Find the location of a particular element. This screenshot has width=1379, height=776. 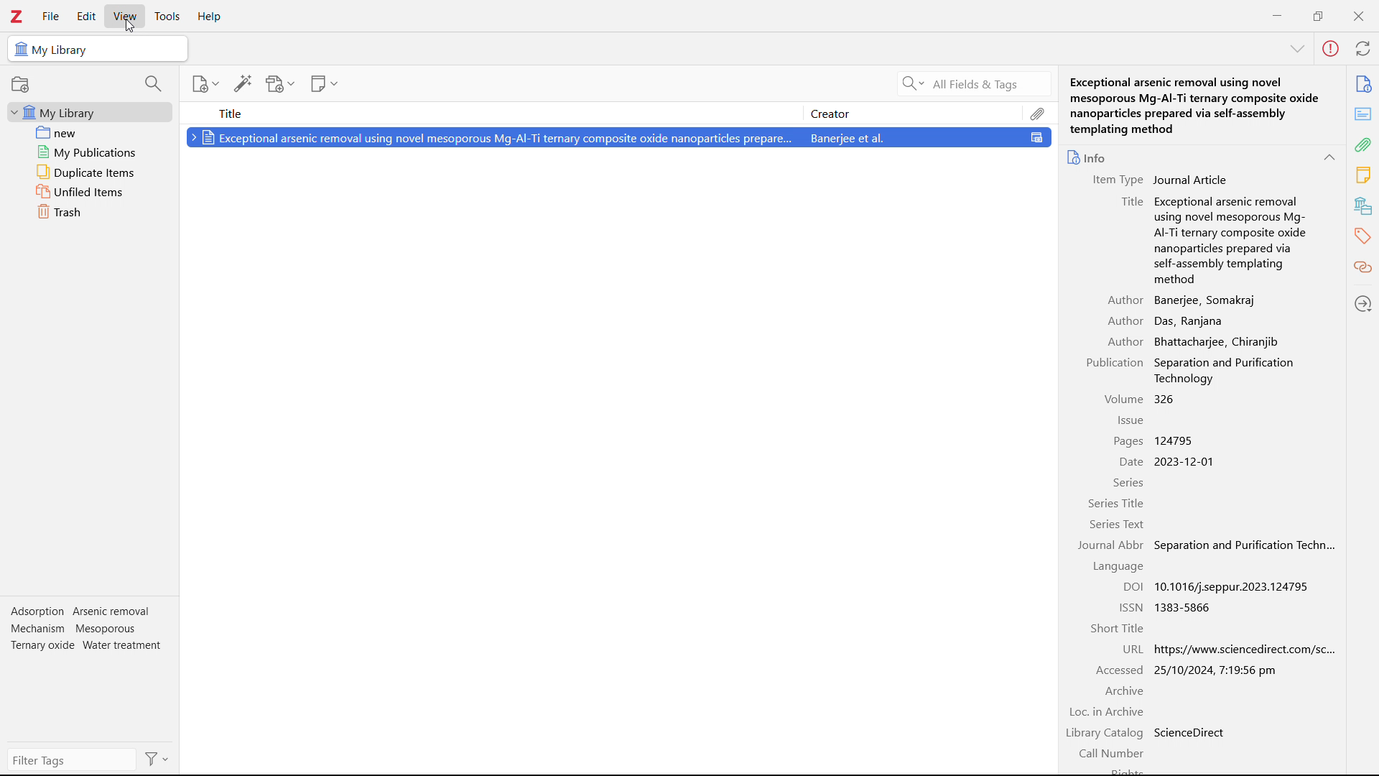

Journal Abbr is located at coordinates (1111, 545).